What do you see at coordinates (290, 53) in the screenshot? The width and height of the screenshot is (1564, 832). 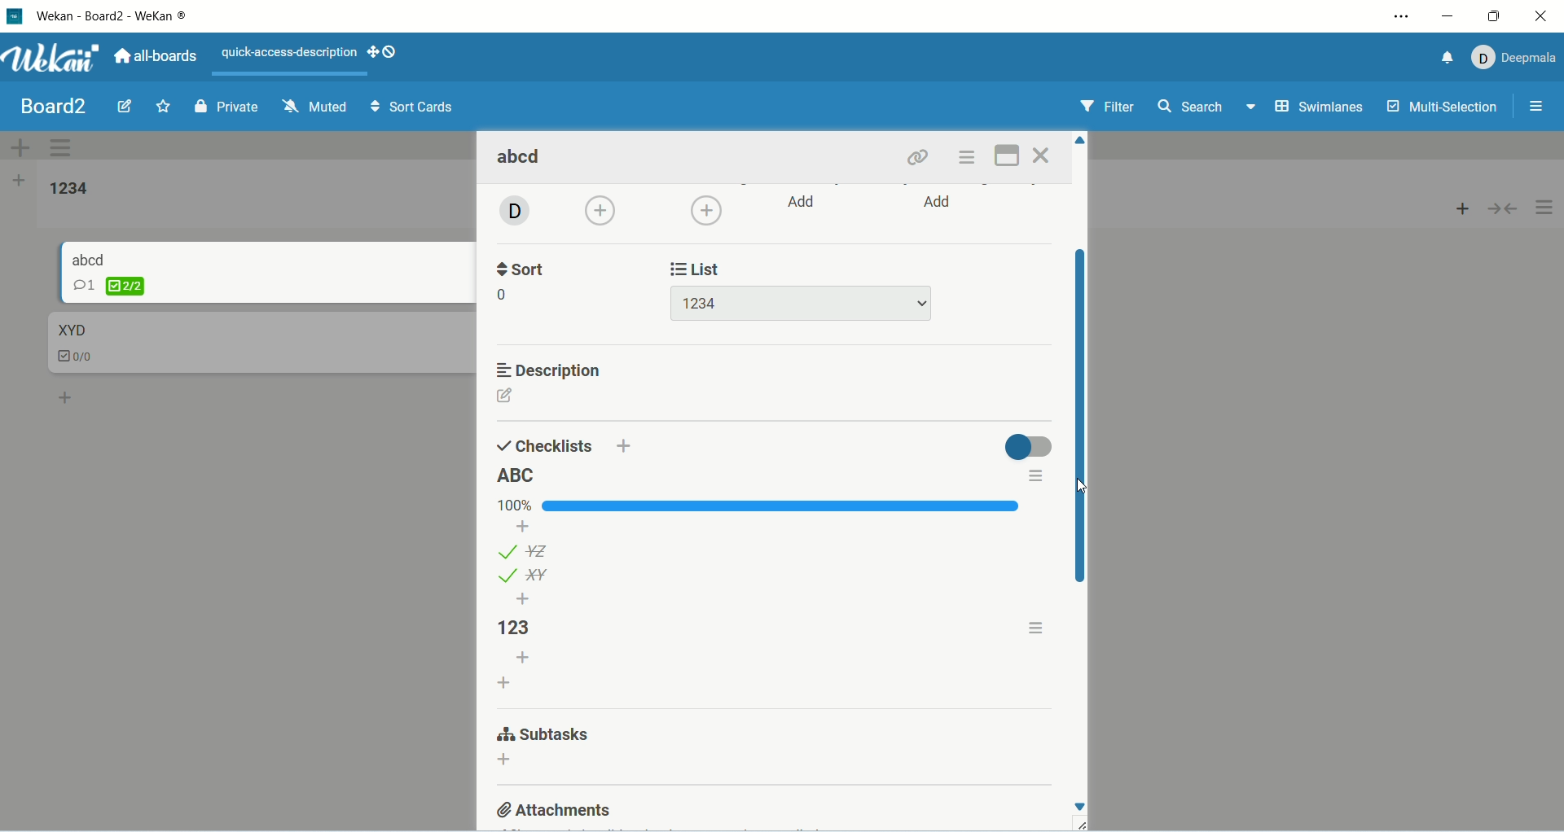 I see `text` at bounding box center [290, 53].